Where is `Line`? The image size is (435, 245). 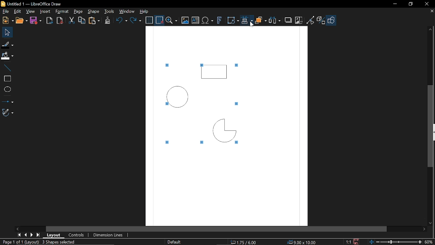
Line is located at coordinates (6, 66).